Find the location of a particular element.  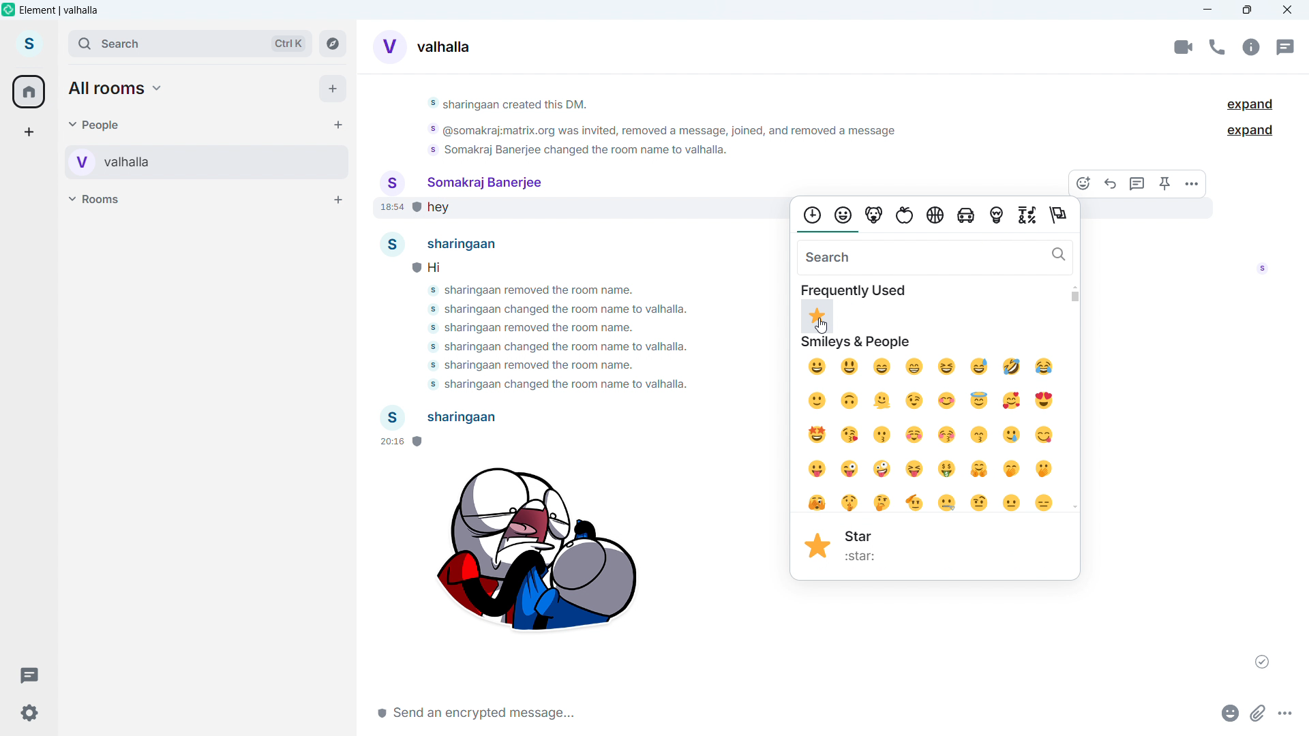

Frequently used is located at coordinates (854, 289).